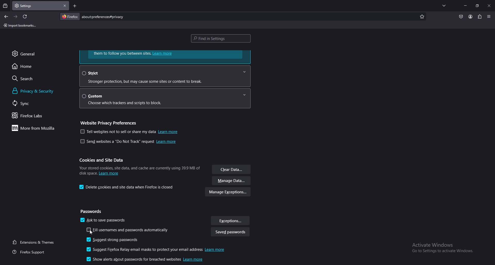 This screenshot has height=265, width=495. What do you see at coordinates (91, 233) in the screenshot?
I see `cursor` at bounding box center [91, 233].